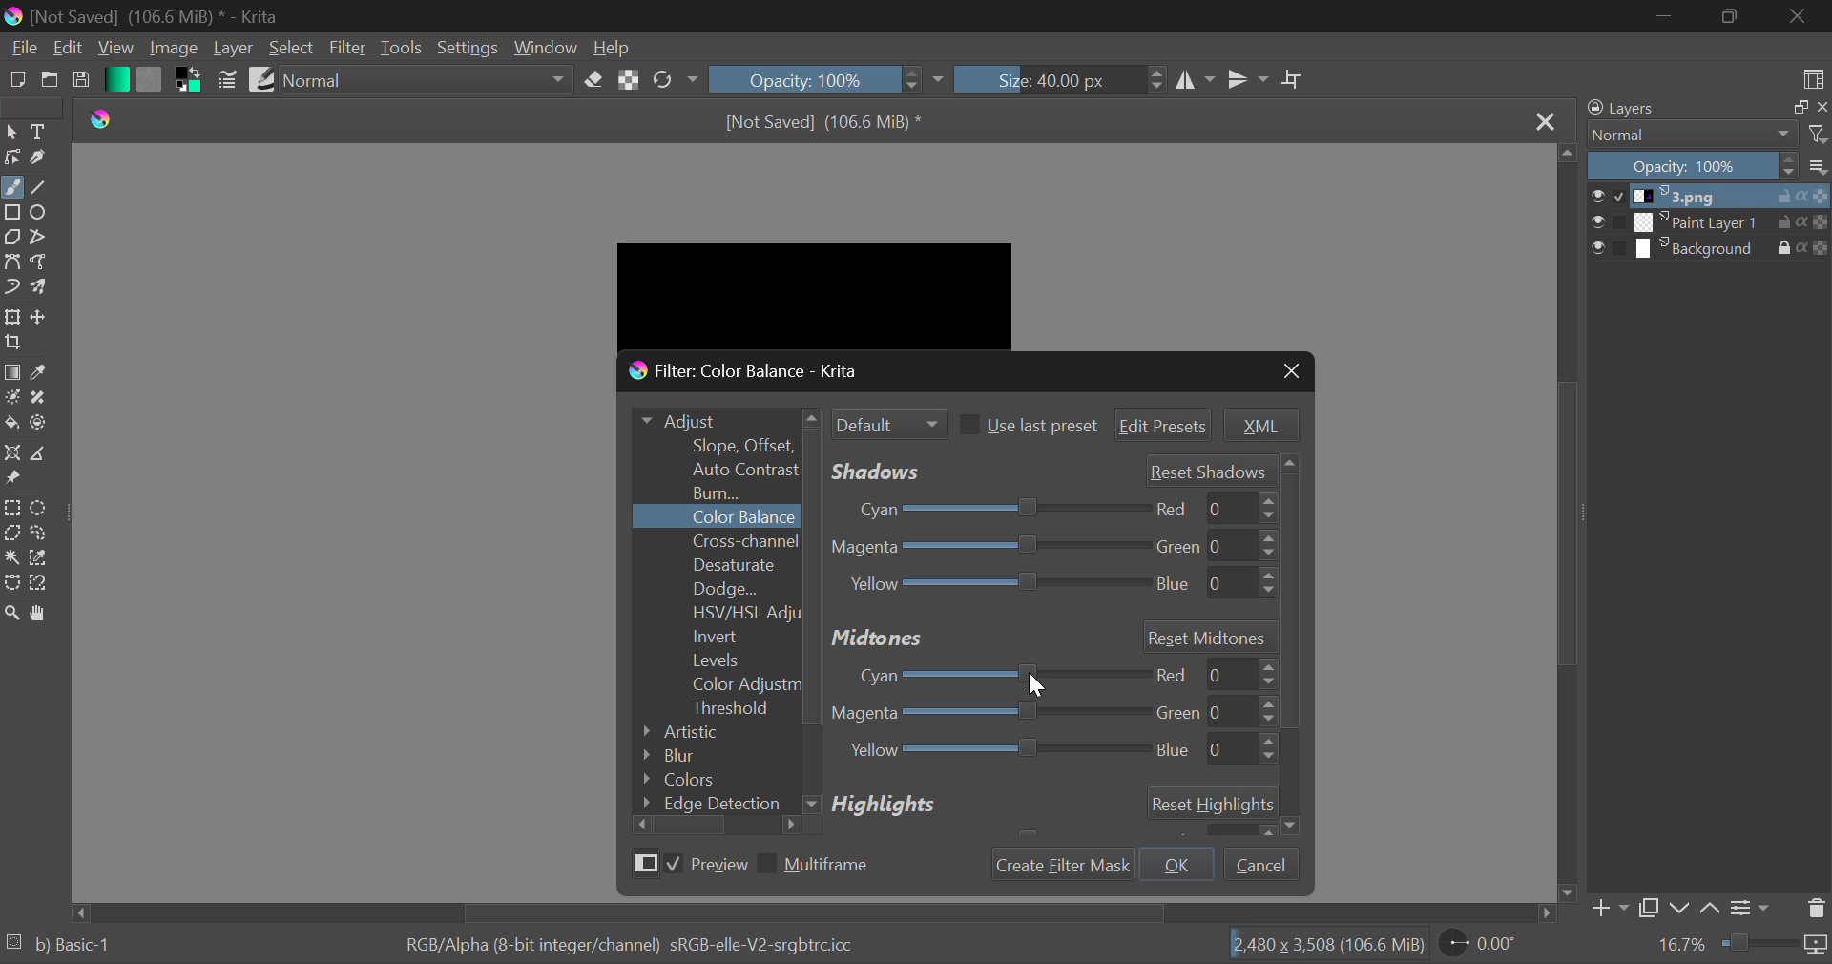 This screenshot has width=1832, height=964. What do you see at coordinates (546, 48) in the screenshot?
I see `Window` at bounding box center [546, 48].